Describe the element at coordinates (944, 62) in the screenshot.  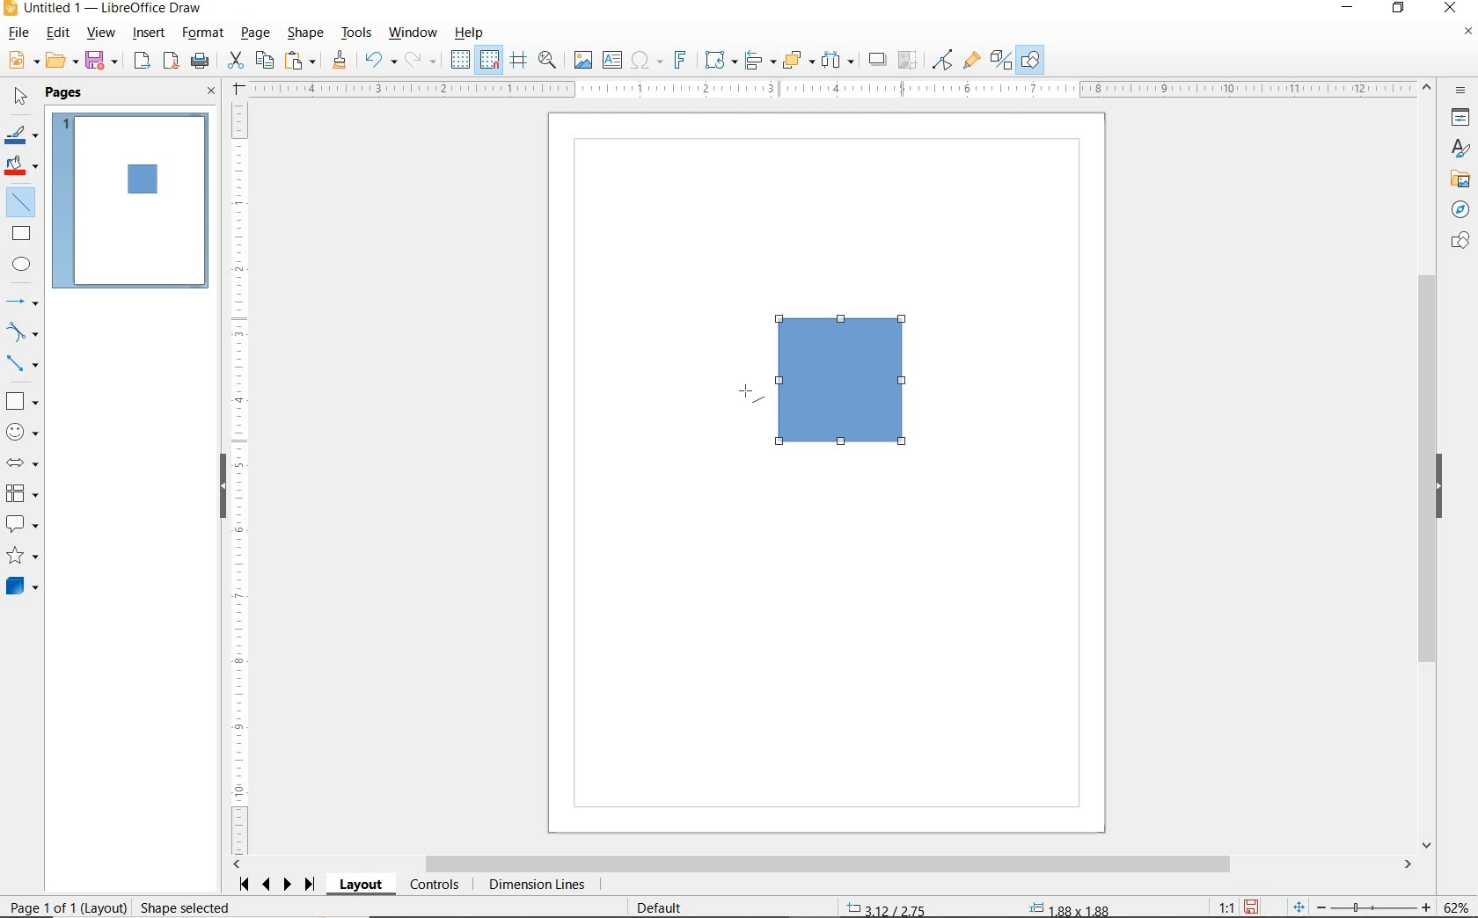
I see `TOGGLE POINT EDIT MODE` at that location.